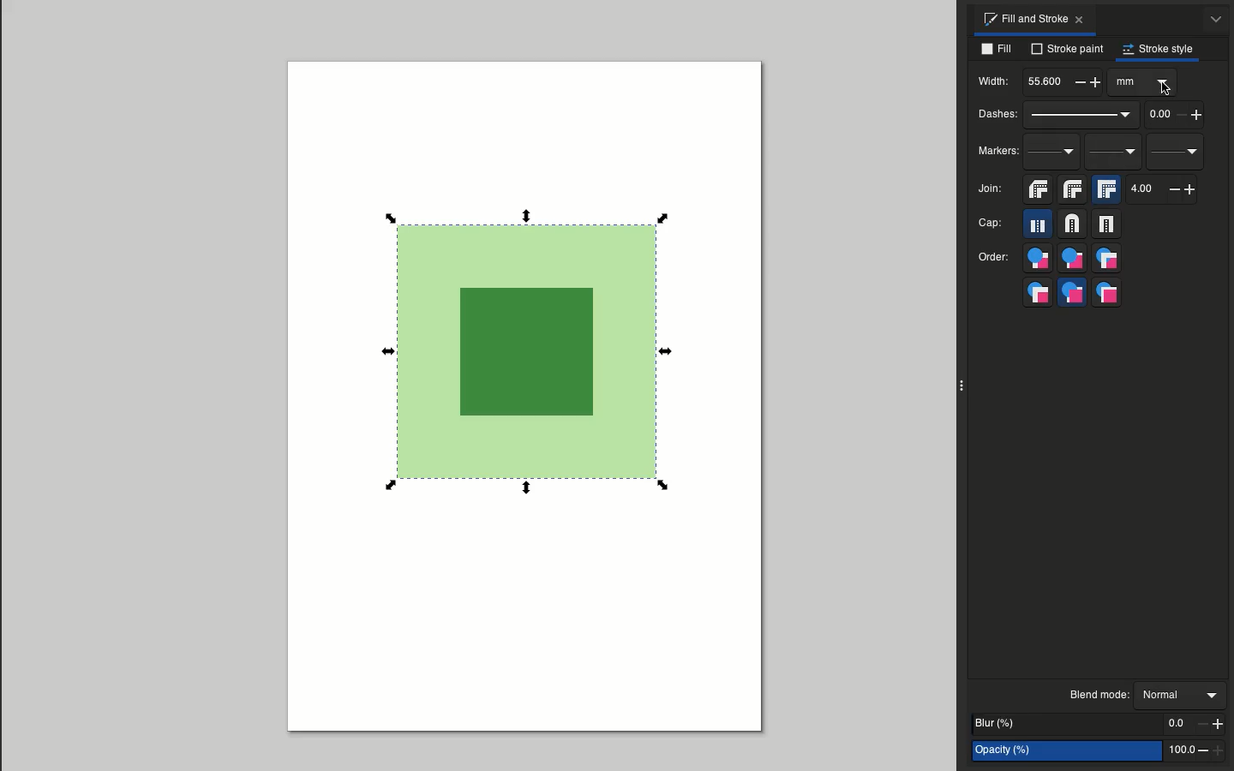 Image resolution: width=1234 pixels, height=771 pixels. I want to click on Scale selection, so click(667, 215).